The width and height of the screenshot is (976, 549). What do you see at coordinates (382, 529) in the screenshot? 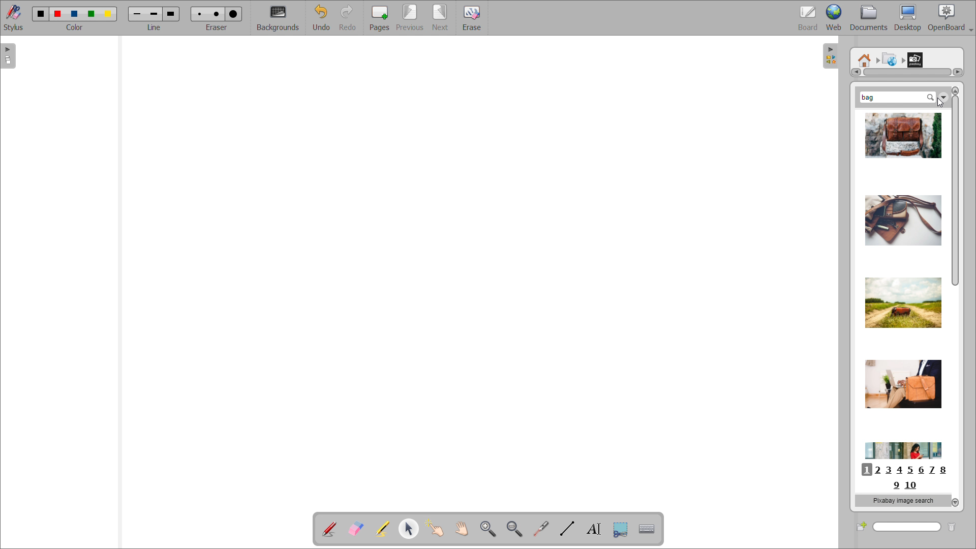
I see `highlighter` at bounding box center [382, 529].